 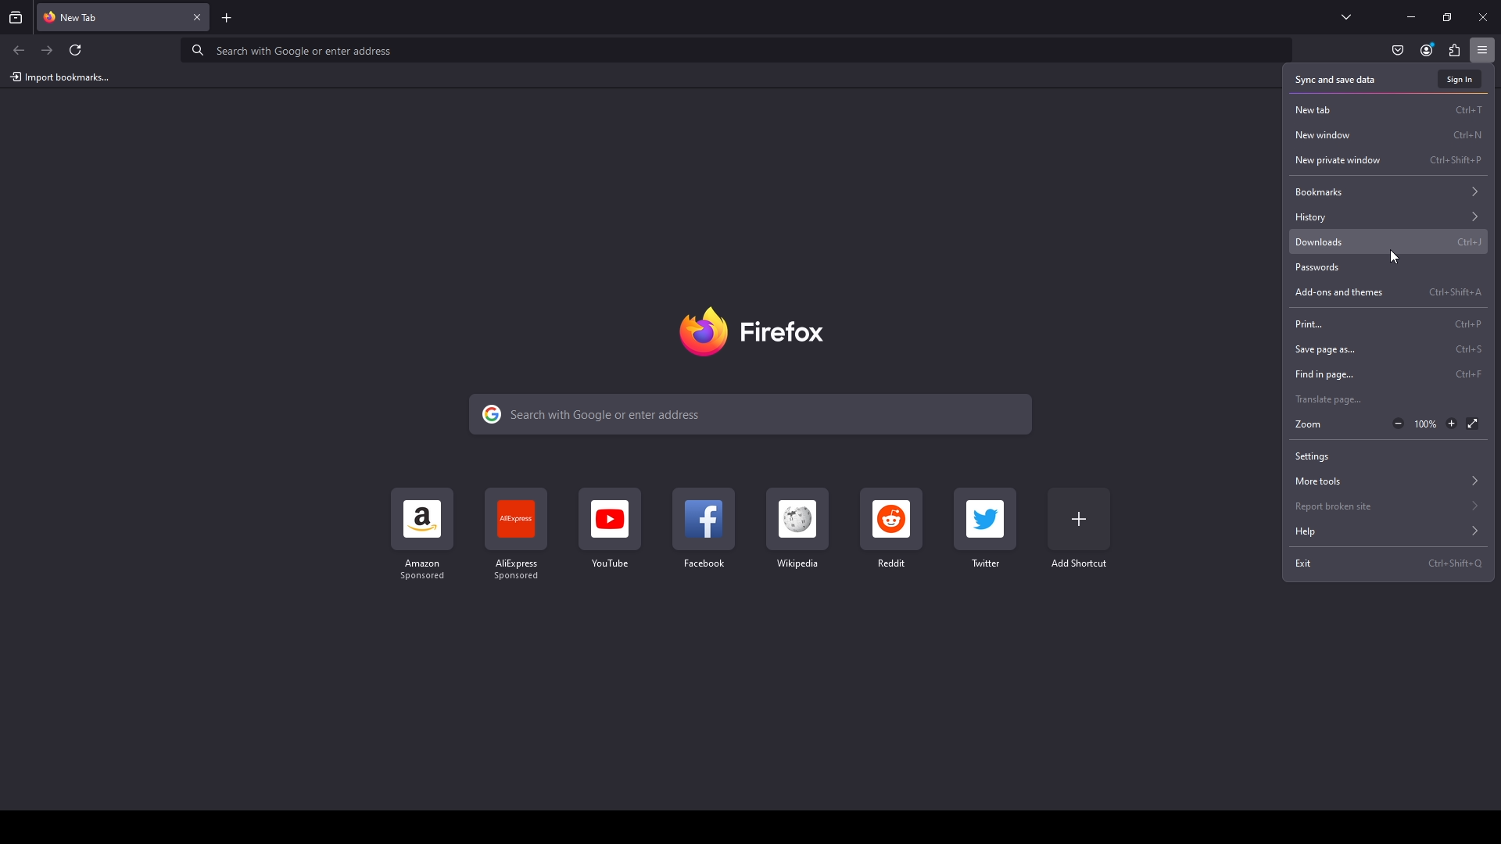 I want to click on Back, so click(x=19, y=50).